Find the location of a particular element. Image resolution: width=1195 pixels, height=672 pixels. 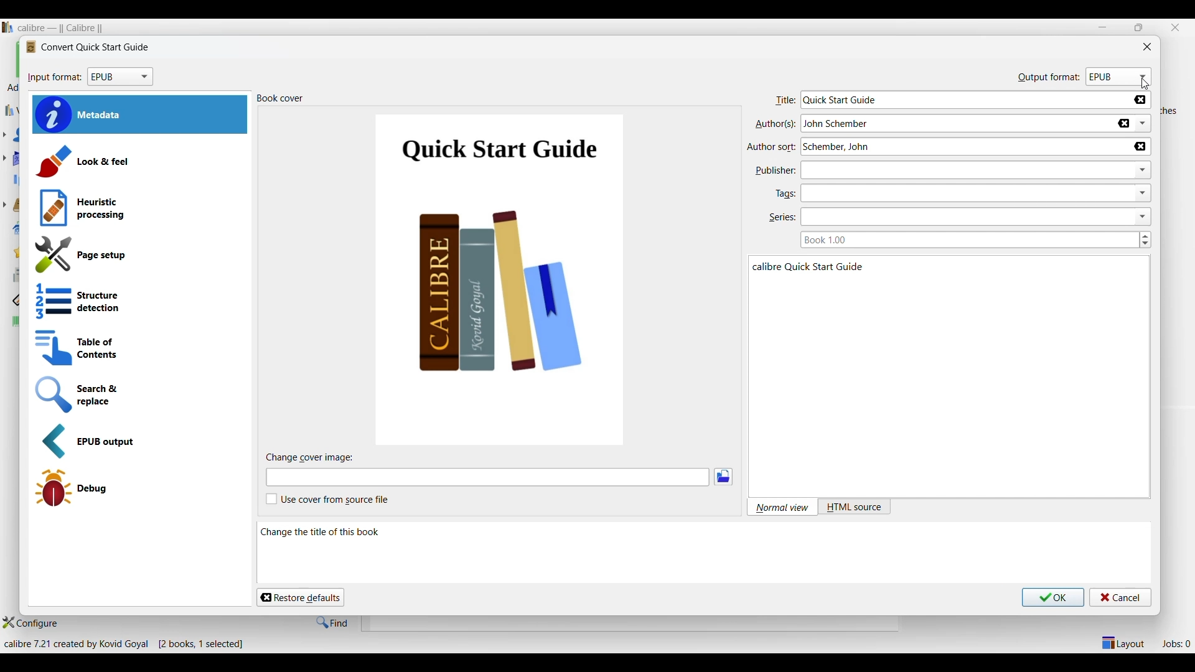

author sort is located at coordinates (772, 146).